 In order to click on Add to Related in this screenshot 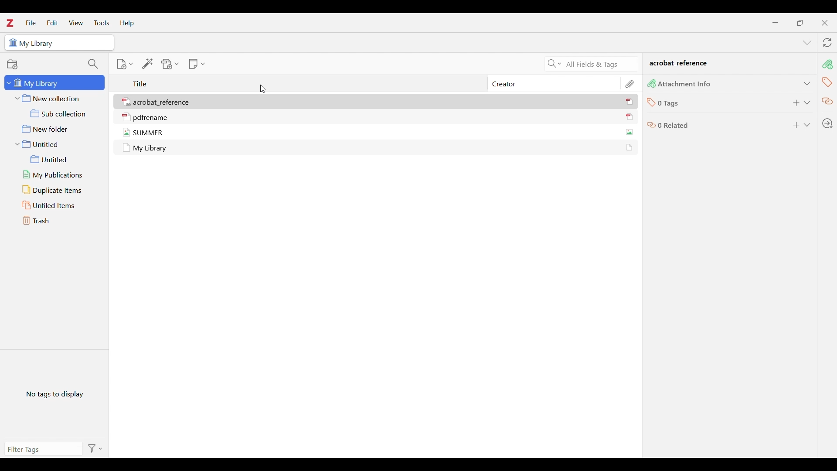, I will do `click(797, 125)`.